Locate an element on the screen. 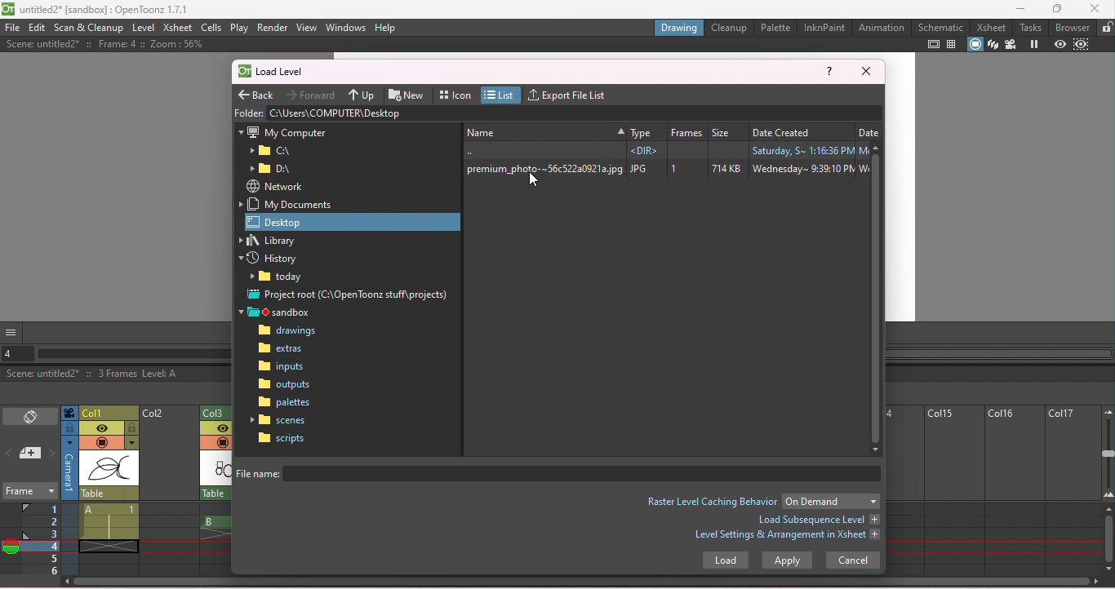 The image size is (1115, 589). Frames is located at coordinates (42, 538).